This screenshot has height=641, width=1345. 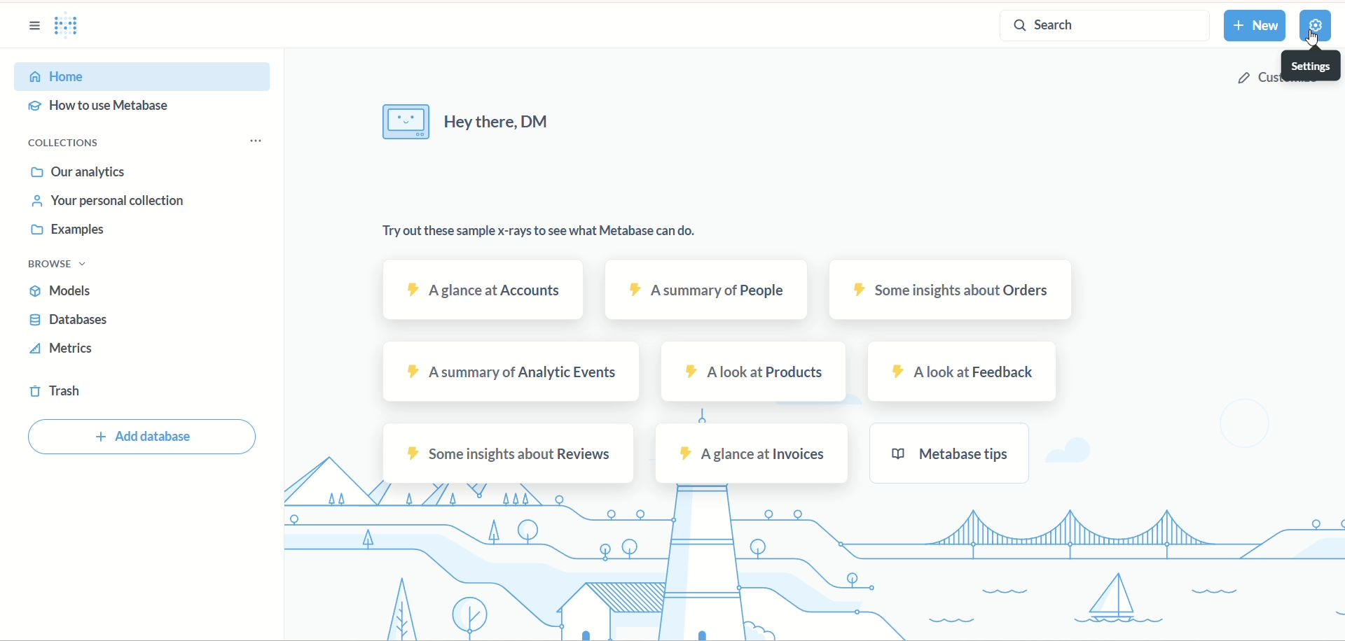 What do you see at coordinates (462, 122) in the screenshot?
I see `text` at bounding box center [462, 122].